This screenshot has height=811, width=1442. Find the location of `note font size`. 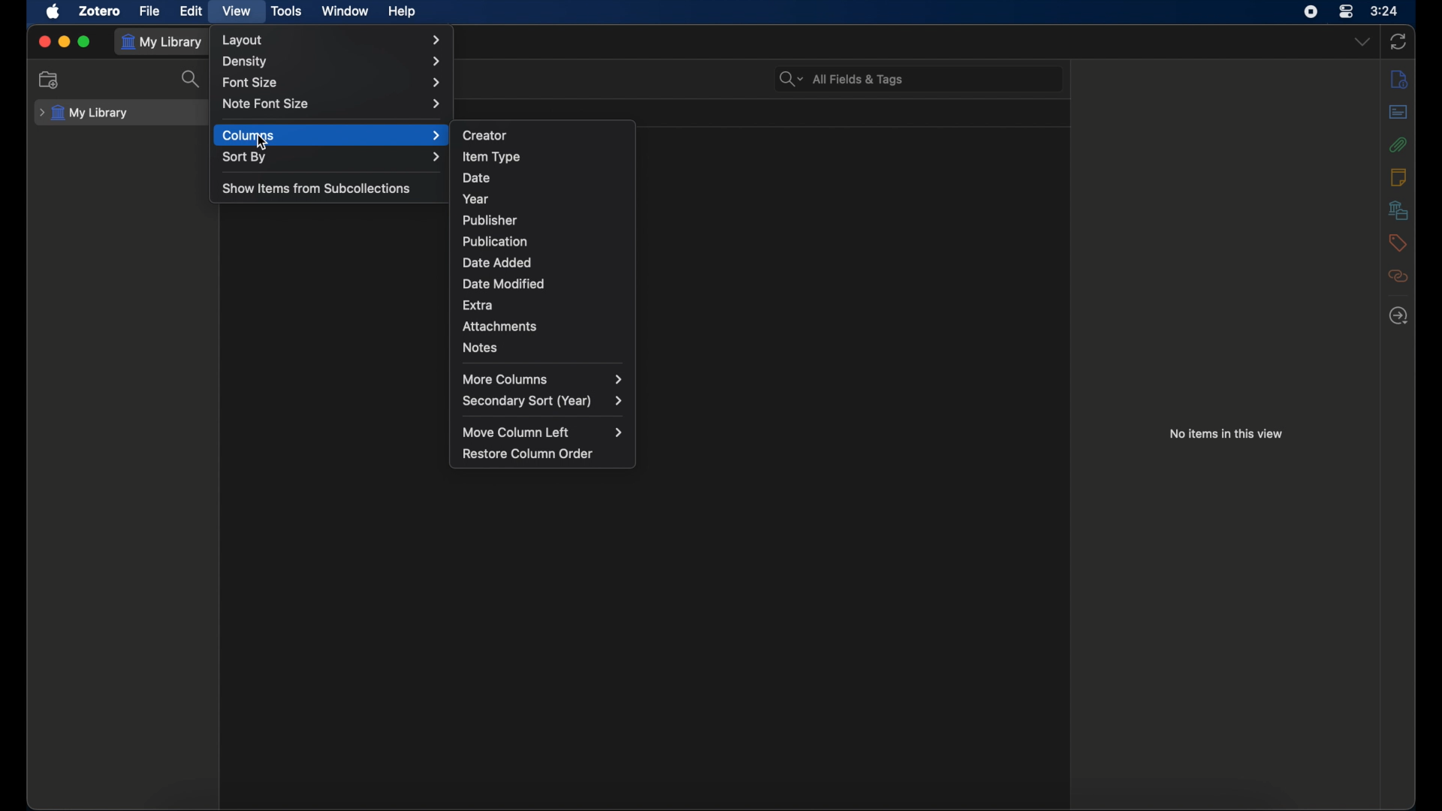

note font size is located at coordinates (330, 104).